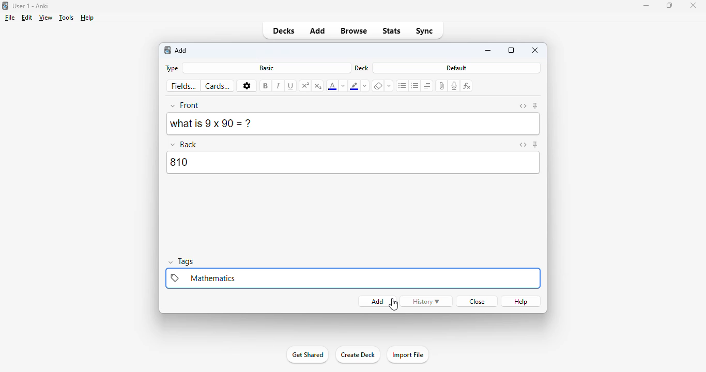  What do you see at coordinates (46, 17) in the screenshot?
I see `view` at bounding box center [46, 17].